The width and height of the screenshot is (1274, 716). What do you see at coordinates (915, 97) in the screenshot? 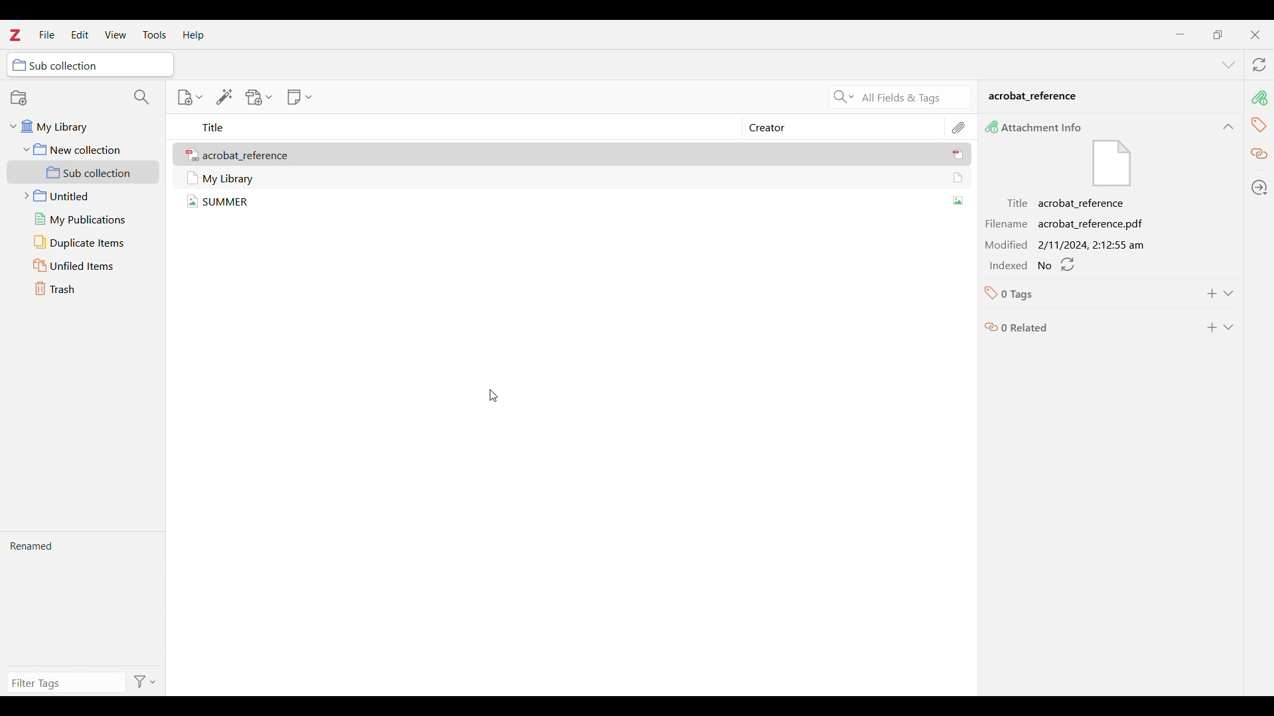
I see `All Fields & Tags` at bounding box center [915, 97].